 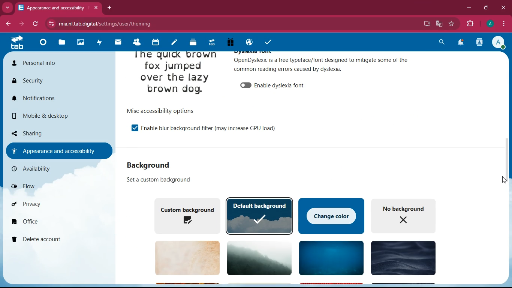 I want to click on gift, so click(x=230, y=42).